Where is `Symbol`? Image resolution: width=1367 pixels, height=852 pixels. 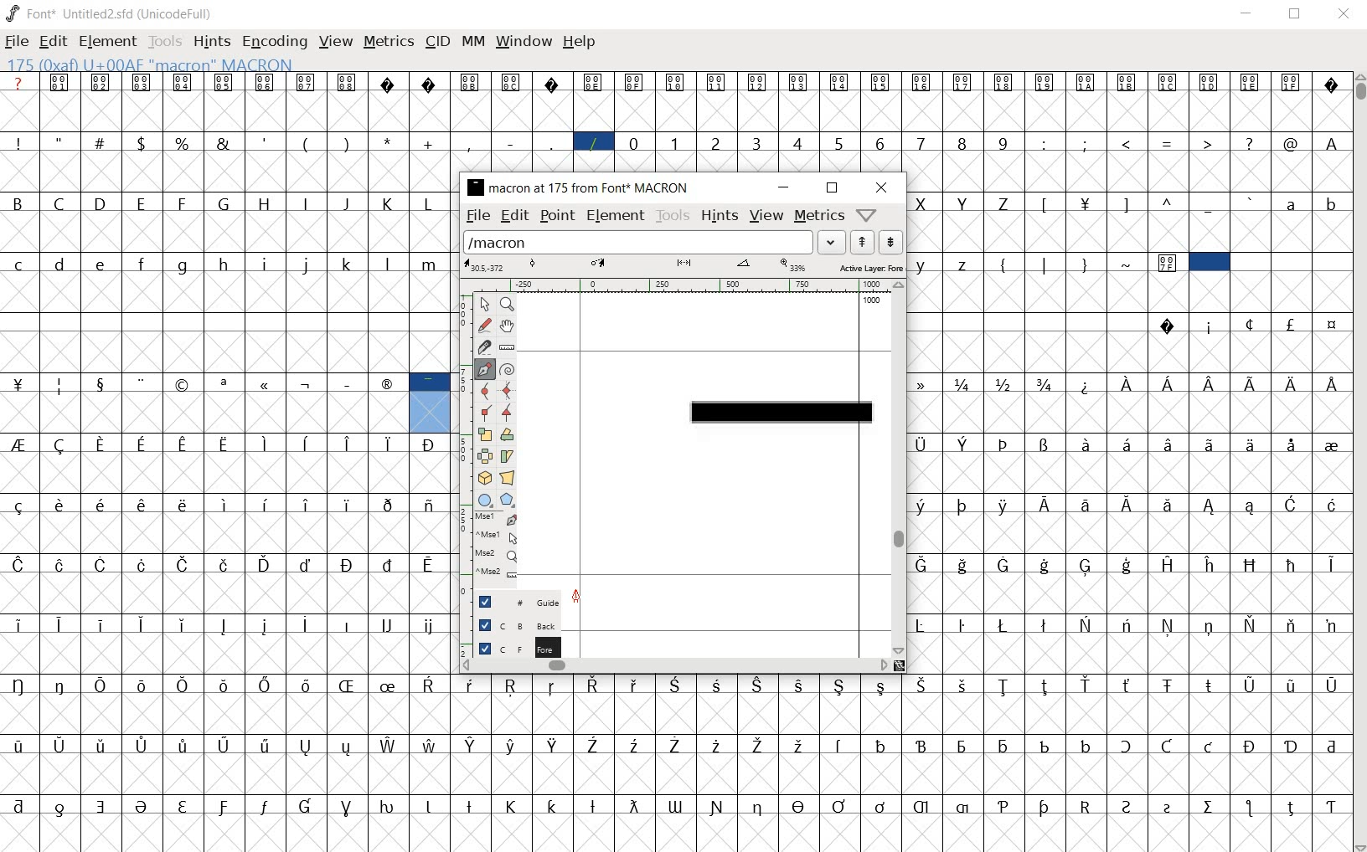
Symbol is located at coordinates (62, 804).